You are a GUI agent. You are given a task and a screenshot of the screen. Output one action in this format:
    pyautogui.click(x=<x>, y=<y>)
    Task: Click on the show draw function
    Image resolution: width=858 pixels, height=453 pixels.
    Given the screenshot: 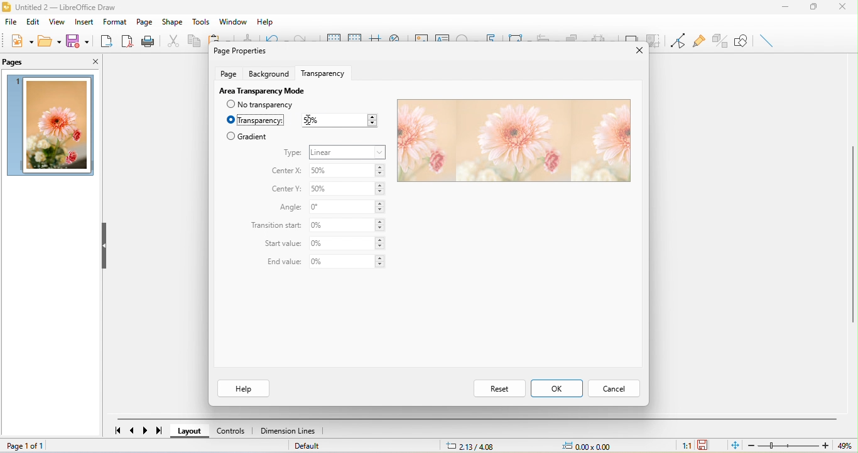 What is the action you would take?
    pyautogui.click(x=742, y=41)
    